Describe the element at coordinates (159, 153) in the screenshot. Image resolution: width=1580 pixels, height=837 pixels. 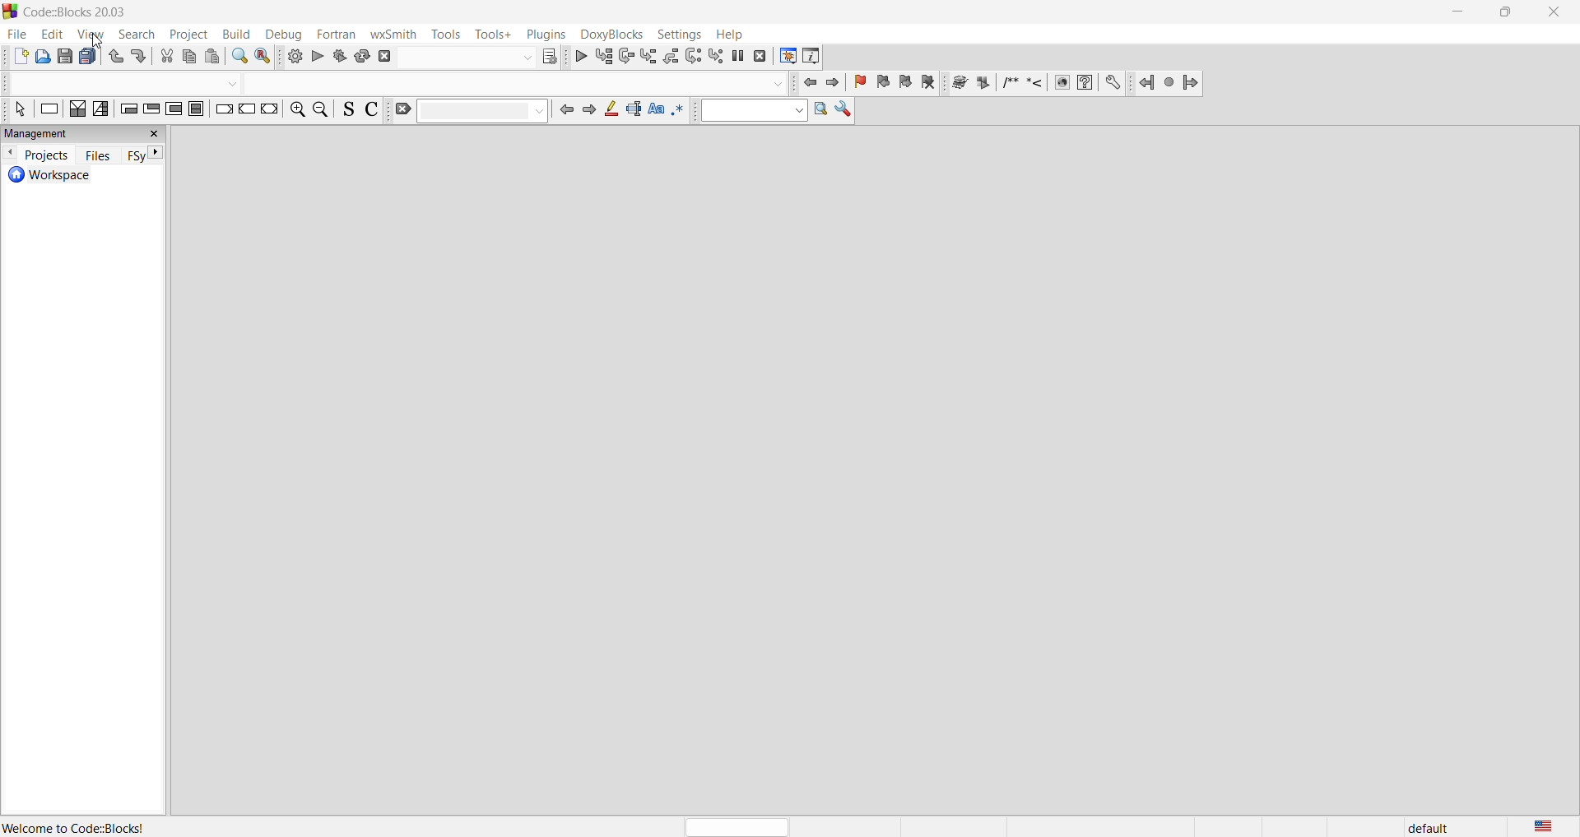
I see `next` at that location.